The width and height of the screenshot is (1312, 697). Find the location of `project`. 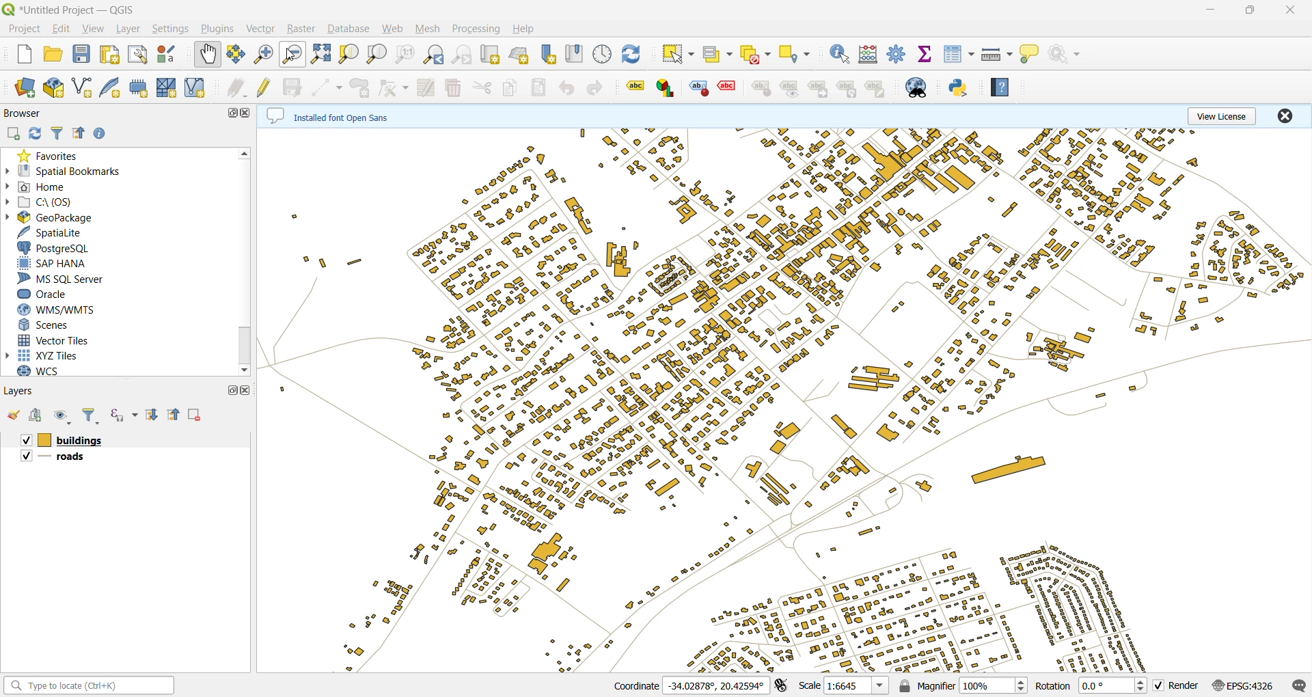

project is located at coordinates (24, 30).